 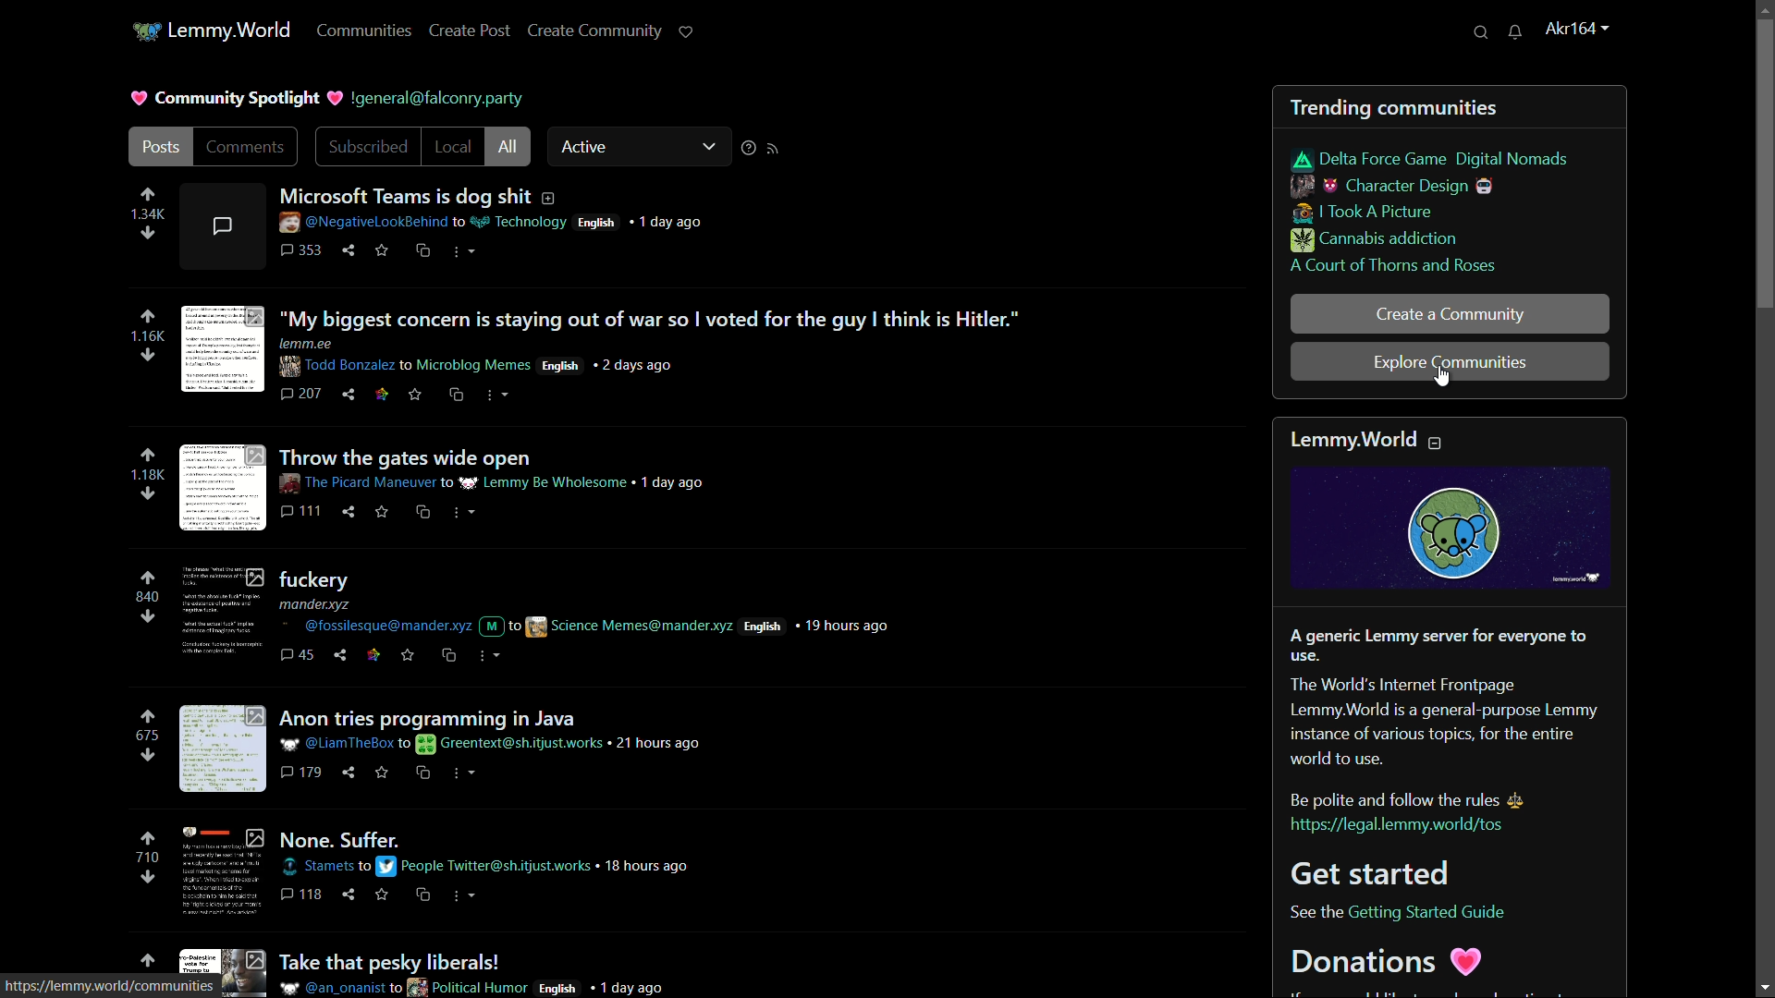 I want to click on search, so click(x=1478, y=32).